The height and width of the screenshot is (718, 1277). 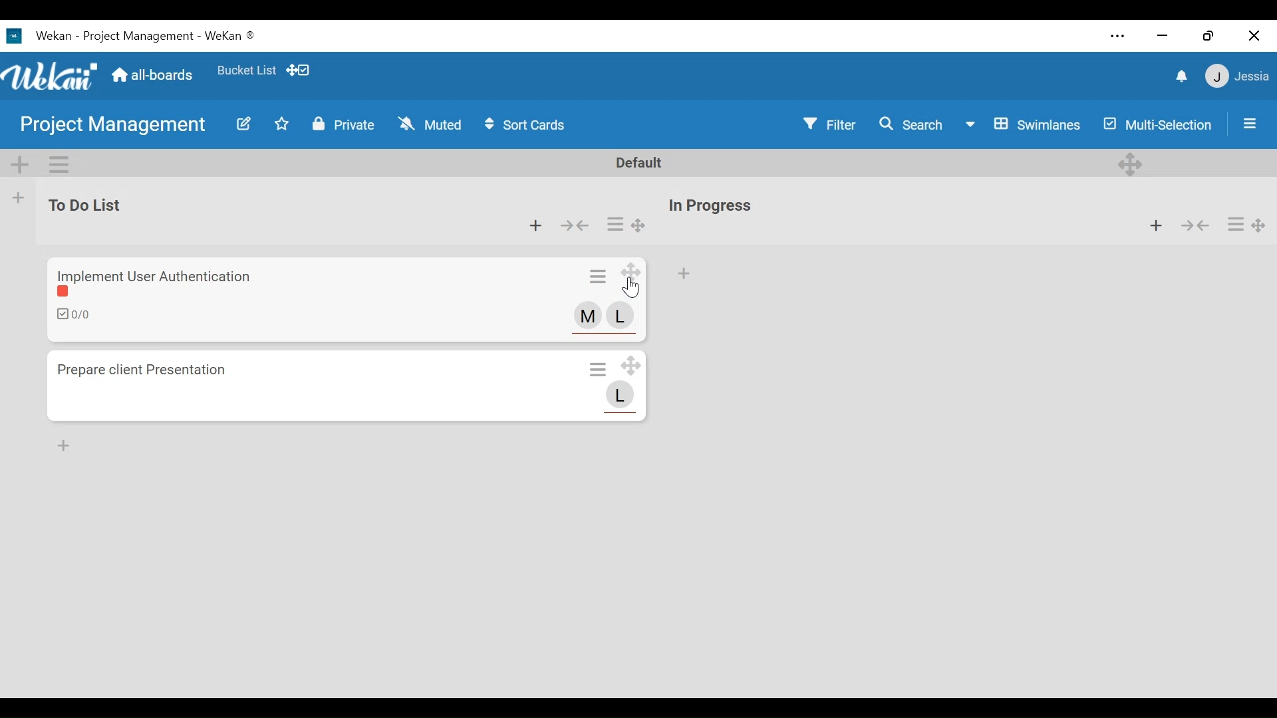 What do you see at coordinates (1128, 164) in the screenshot?
I see `Desktop drag handles` at bounding box center [1128, 164].